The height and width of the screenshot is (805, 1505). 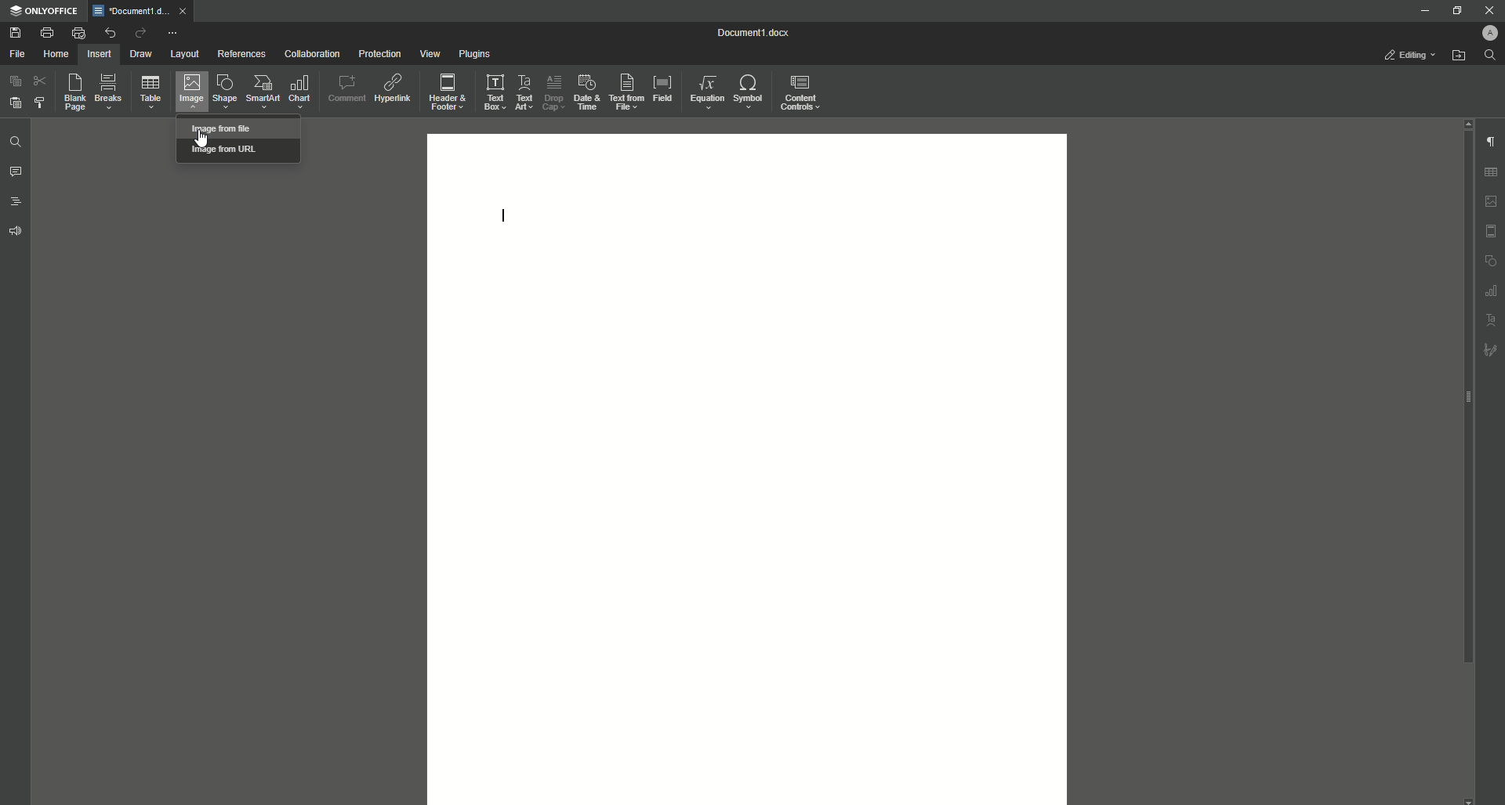 I want to click on Header and Footer, so click(x=448, y=92).